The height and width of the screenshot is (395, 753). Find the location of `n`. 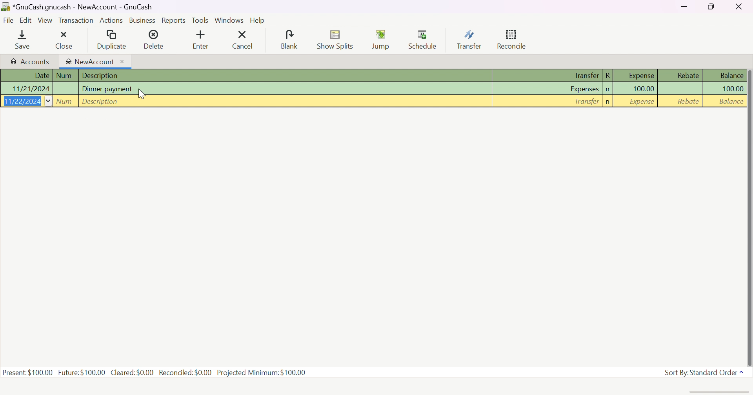

n is located at coordinates (606, 90).